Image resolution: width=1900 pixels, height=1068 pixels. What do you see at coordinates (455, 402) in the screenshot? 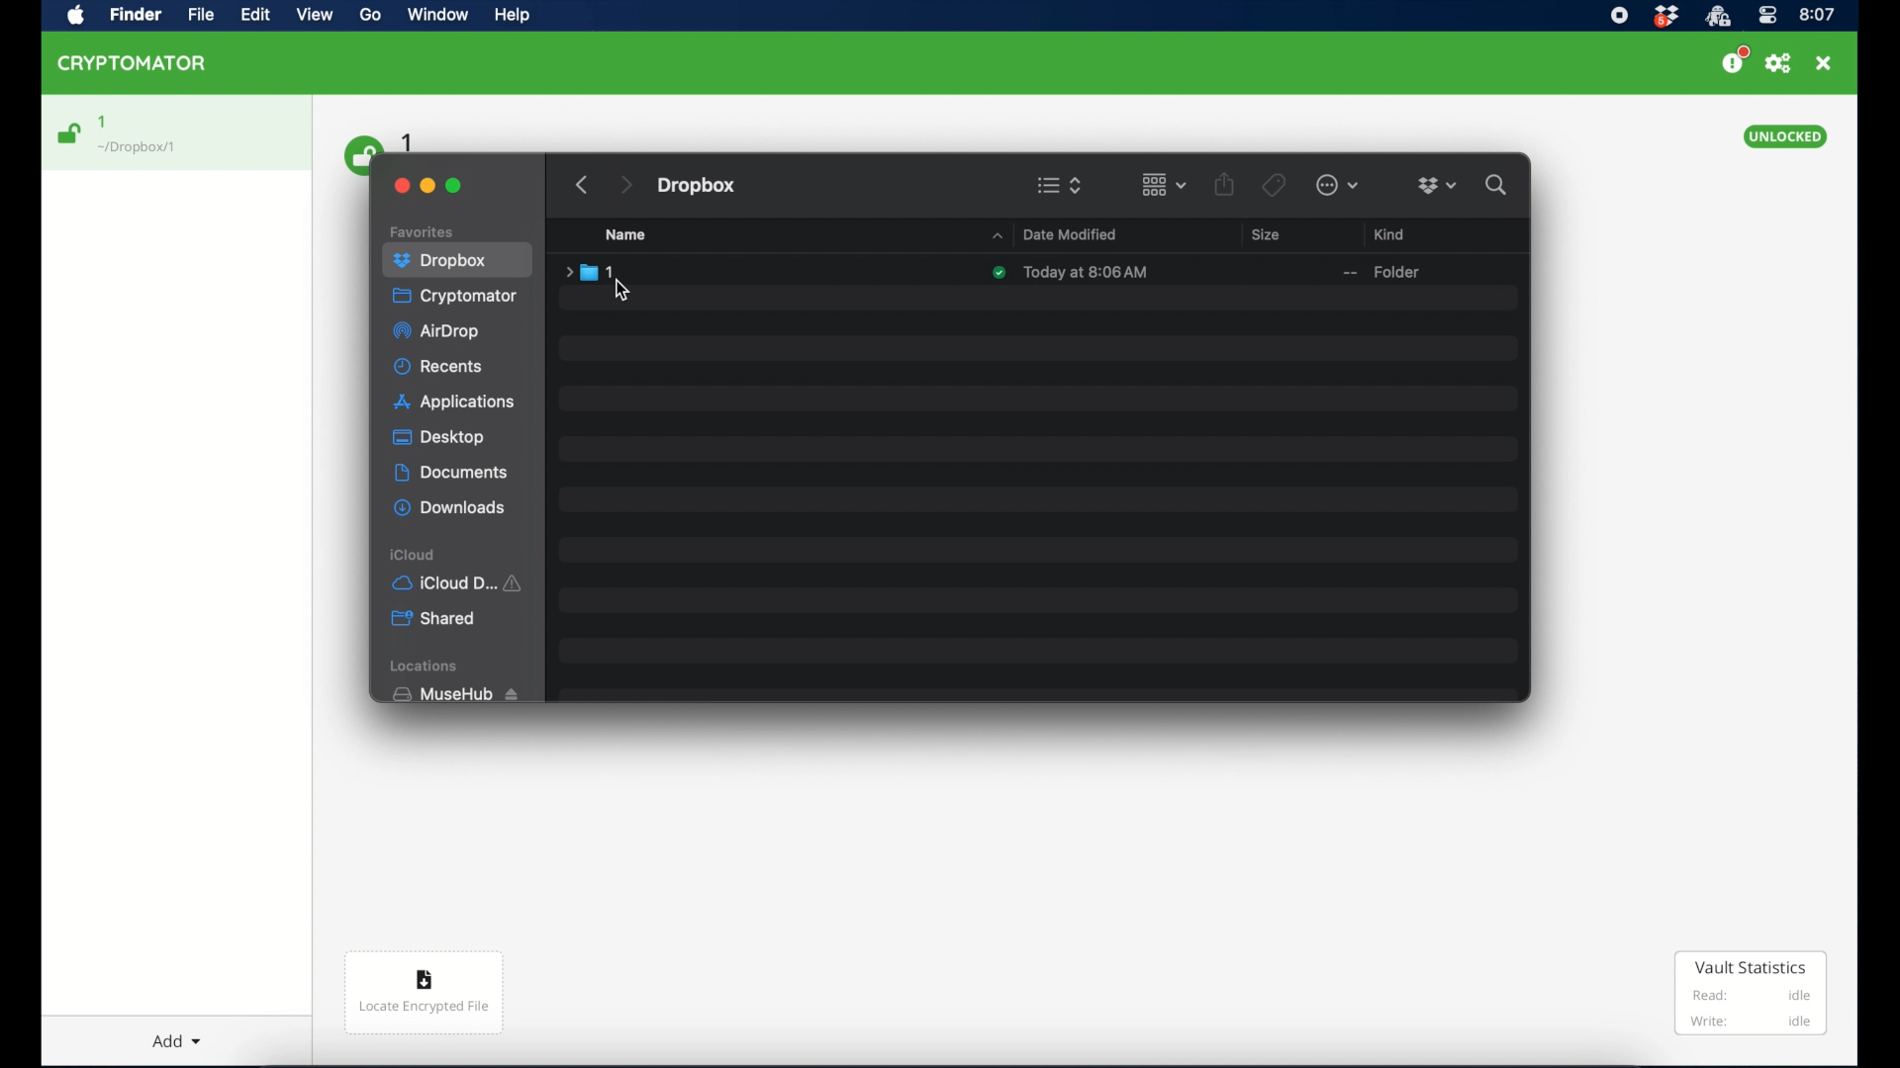
I see `applications` at bounding box center [455, 402].